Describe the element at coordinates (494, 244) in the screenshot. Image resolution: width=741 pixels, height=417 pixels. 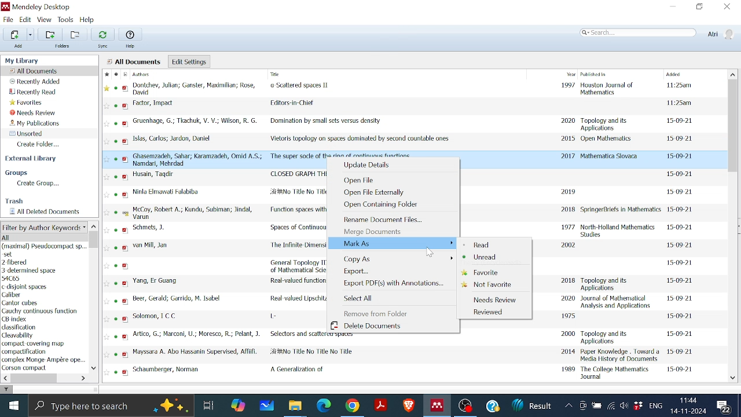
I see `Read` at that location.